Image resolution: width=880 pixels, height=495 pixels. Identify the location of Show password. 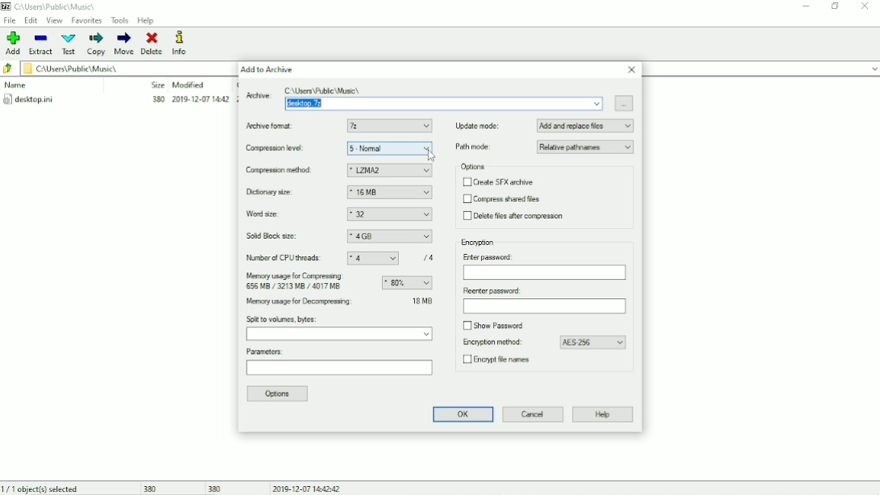
(496, 326).